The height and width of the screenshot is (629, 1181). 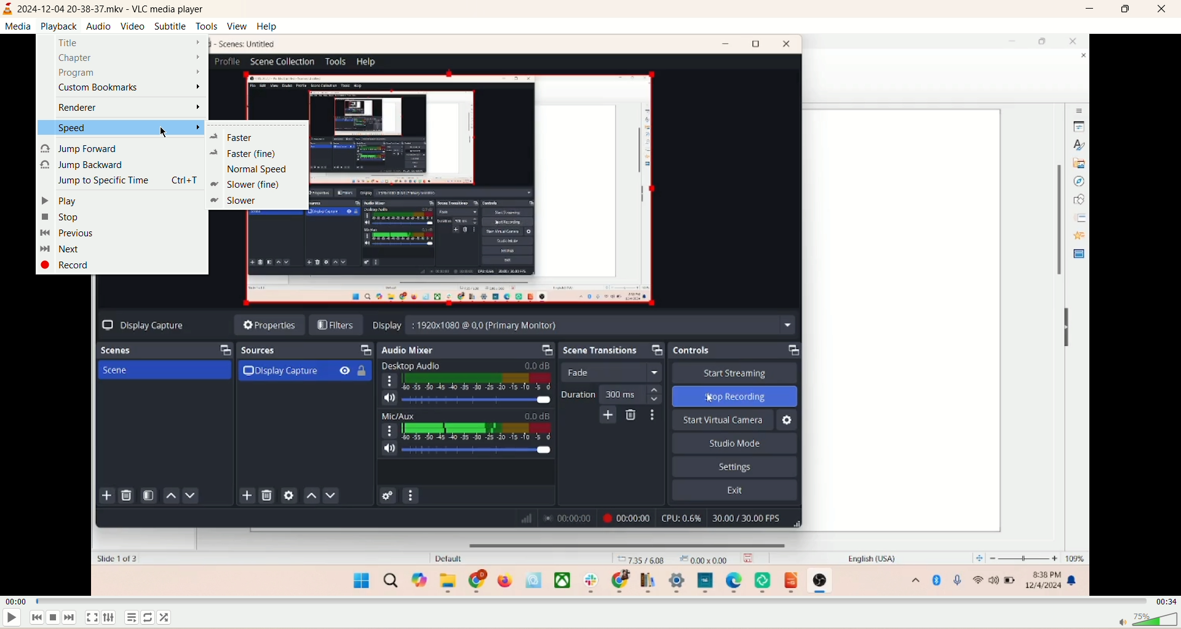 I want to click on faster (fine), so click(x=245, y=154).